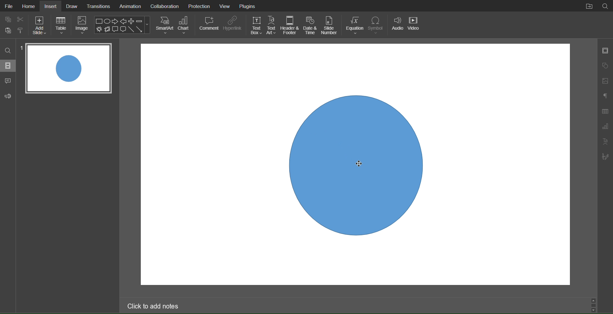 The height and width of the screenshot is (314, 613). I want to click on Search, so click(606, 6).